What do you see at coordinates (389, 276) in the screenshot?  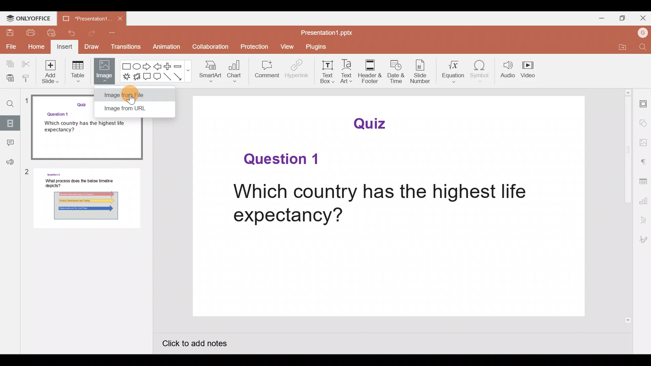 I see `Presentation slide` at bounding box center [389, 276].